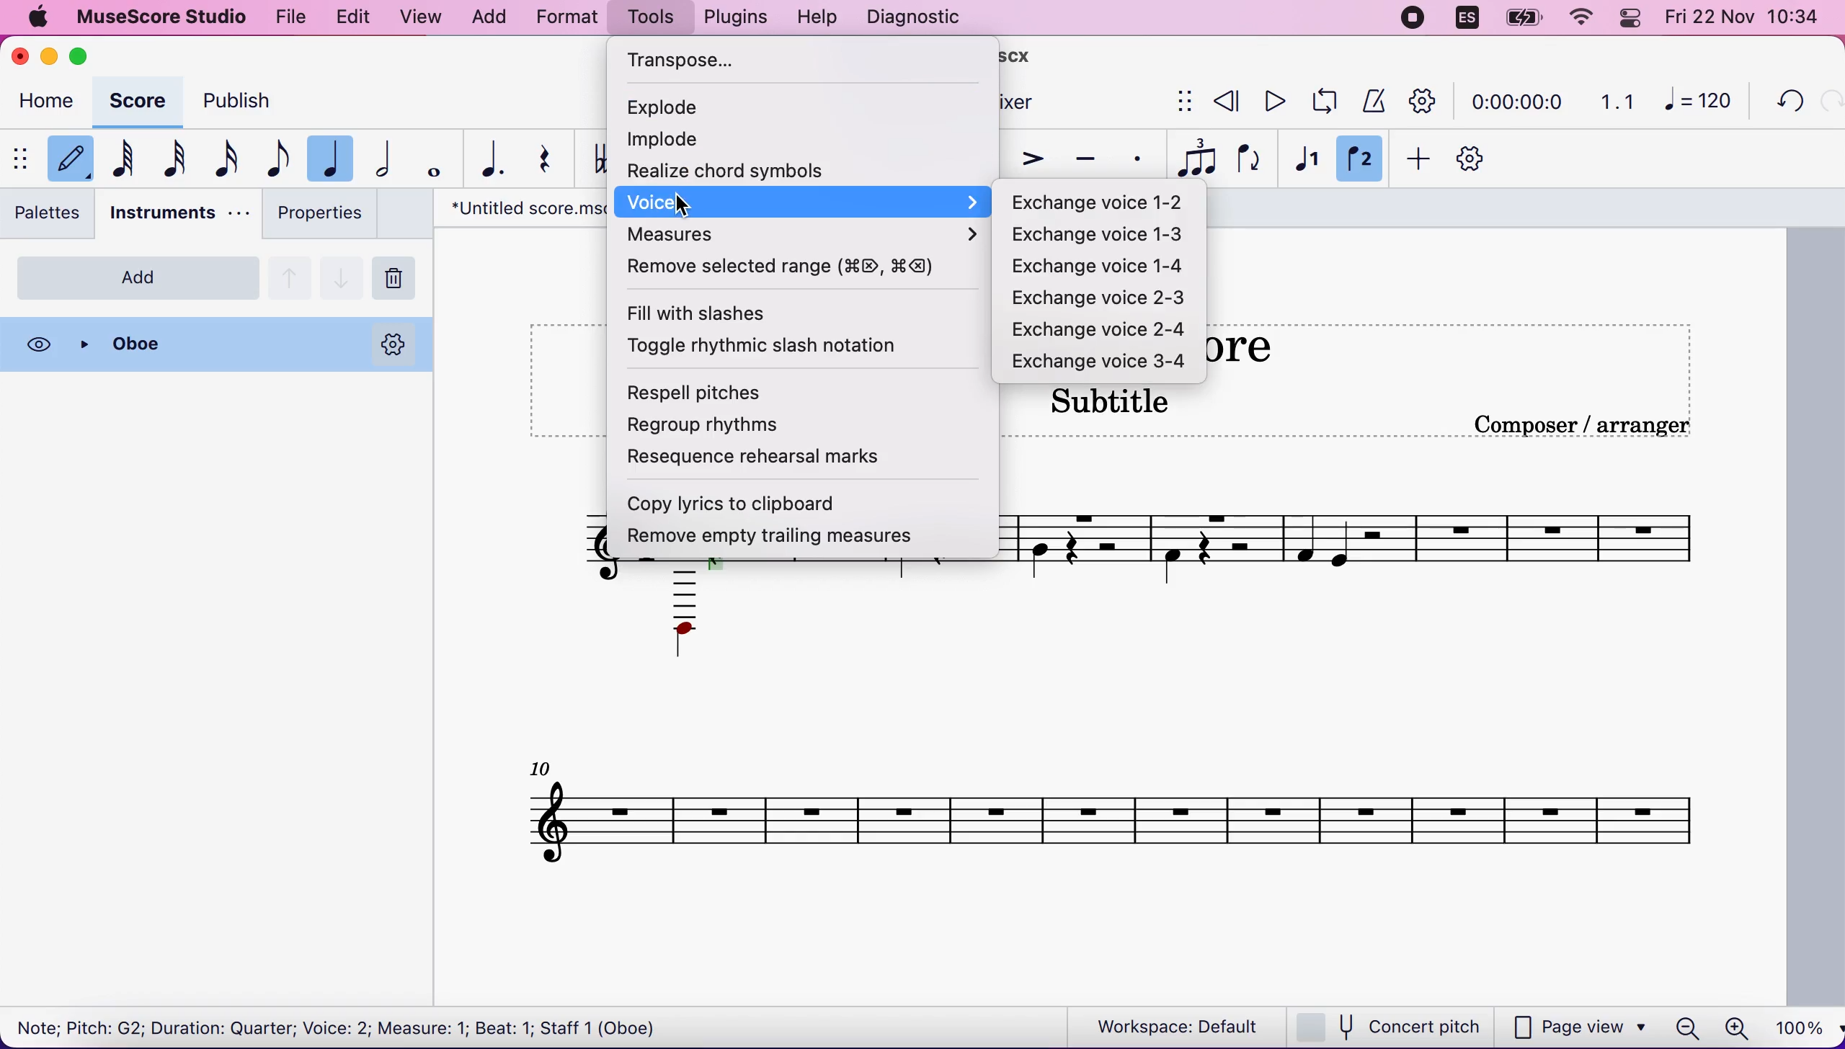 The width and height of the screenshot is (1845, 1049). I want to click on 100%, so click(1800, 1027).